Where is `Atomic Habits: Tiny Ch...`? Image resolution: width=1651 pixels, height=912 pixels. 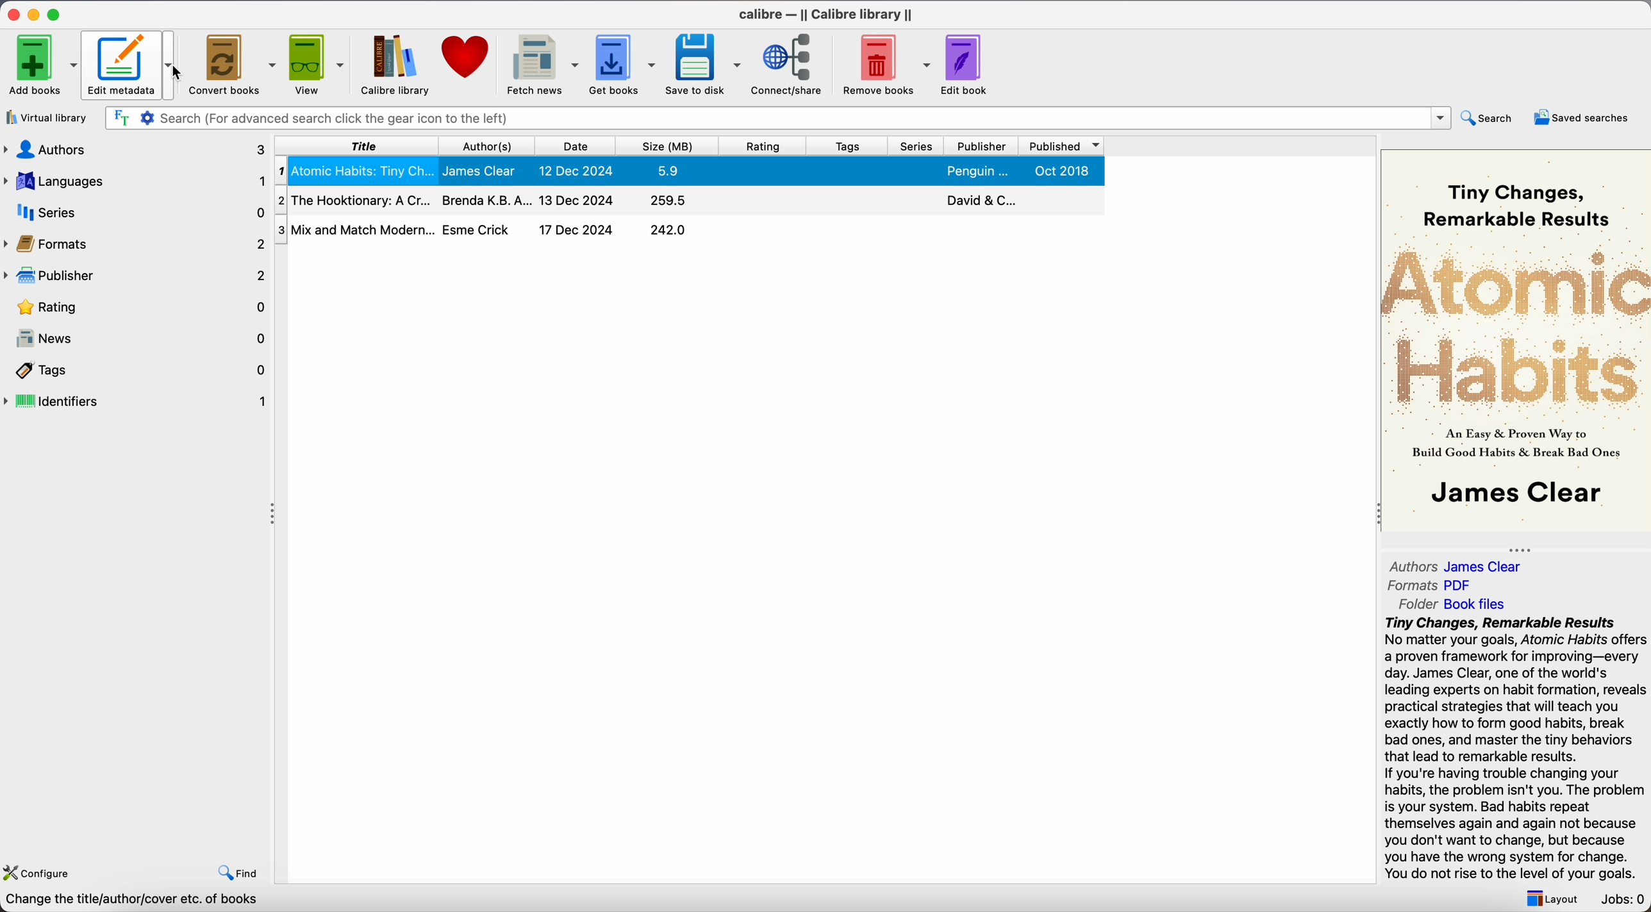
Atomic Habits: Tiny Ch... is located at coordinates (357, 170).